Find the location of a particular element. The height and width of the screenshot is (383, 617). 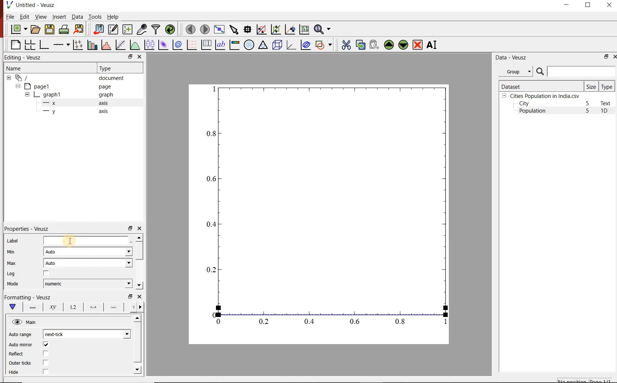

Auto range is located at coordinates (21, 335).